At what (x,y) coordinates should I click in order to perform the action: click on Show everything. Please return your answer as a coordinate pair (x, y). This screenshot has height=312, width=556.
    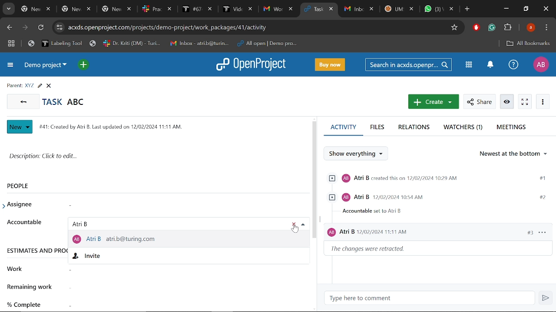
    Looking at the image, I should click on (360, 154).